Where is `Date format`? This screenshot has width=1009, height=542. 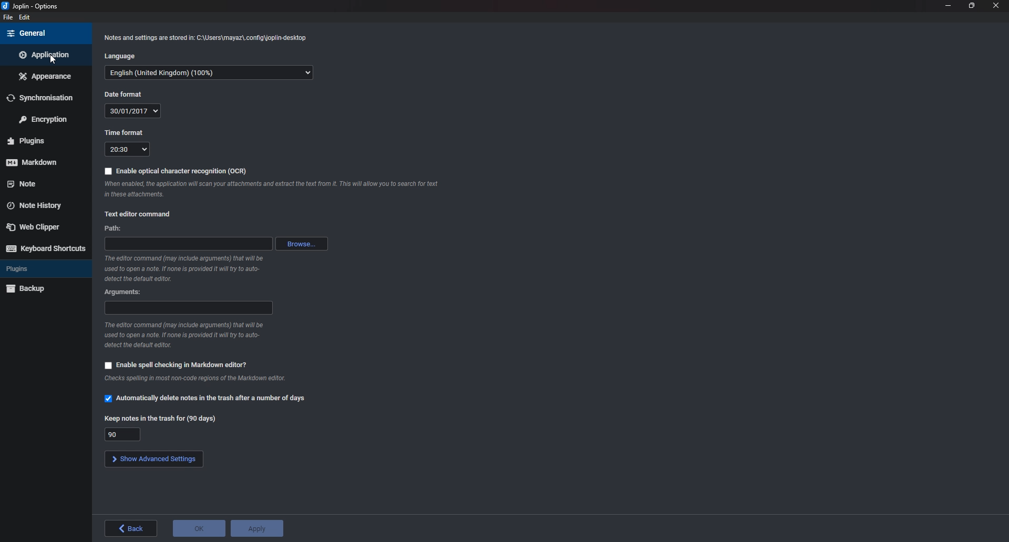 Date format is located at coordinates (133, 111).